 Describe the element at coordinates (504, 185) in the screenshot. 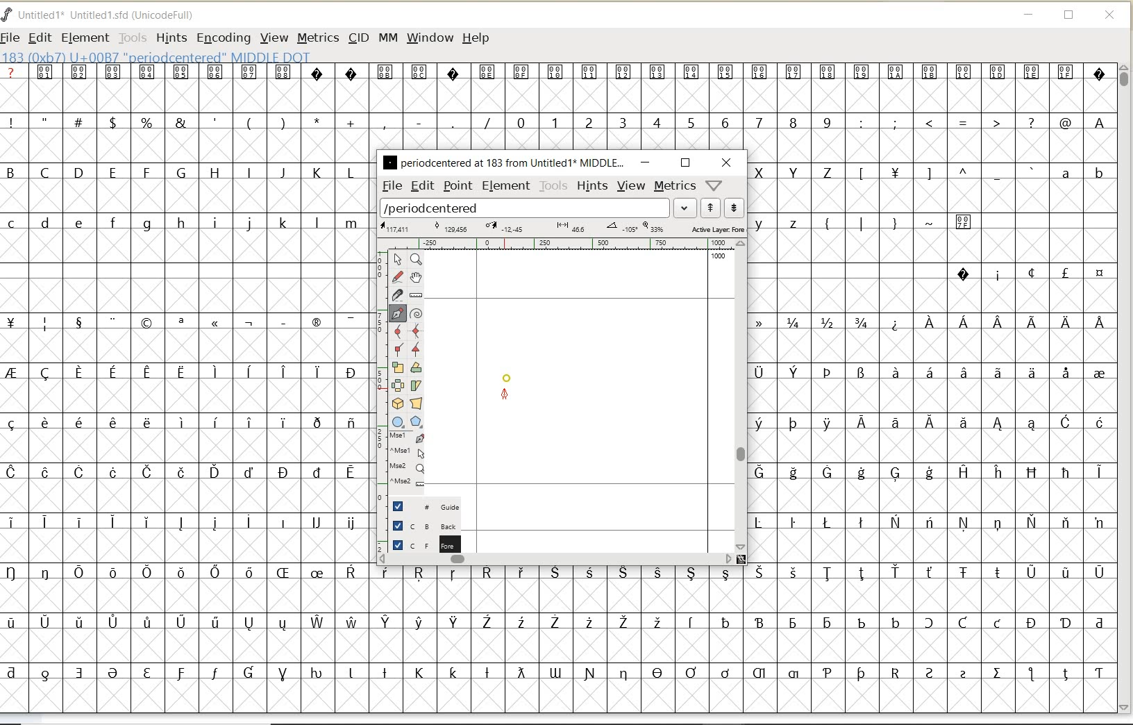

I see `element` at that location.